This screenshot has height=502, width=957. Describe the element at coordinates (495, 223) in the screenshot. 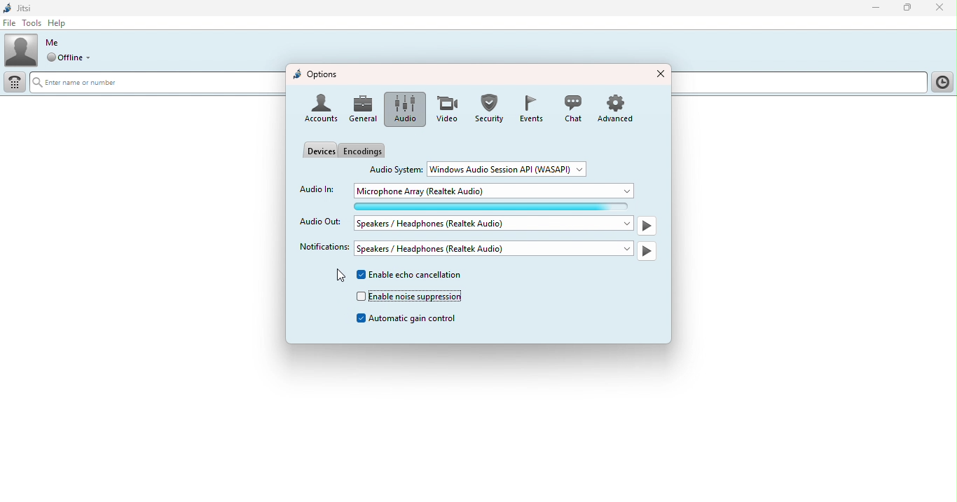

I see `Speakers/Headphones (Realtek Audio)` at that location.